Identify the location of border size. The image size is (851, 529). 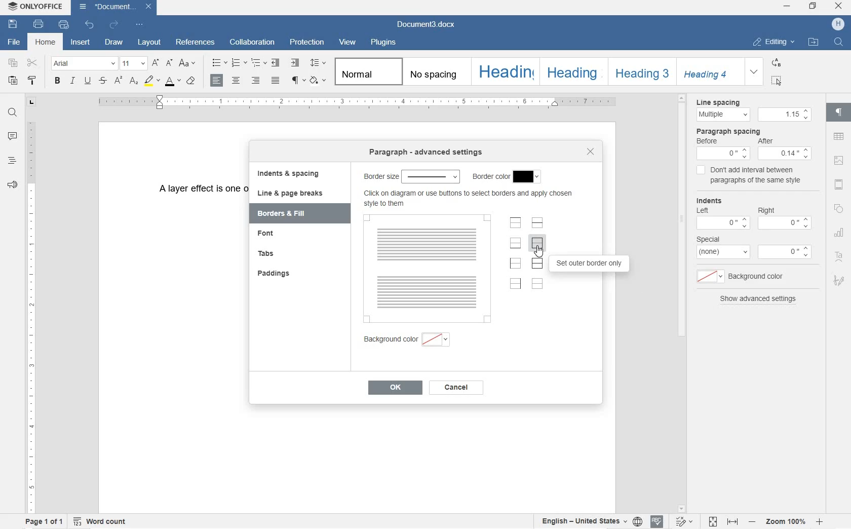
(412, 176).